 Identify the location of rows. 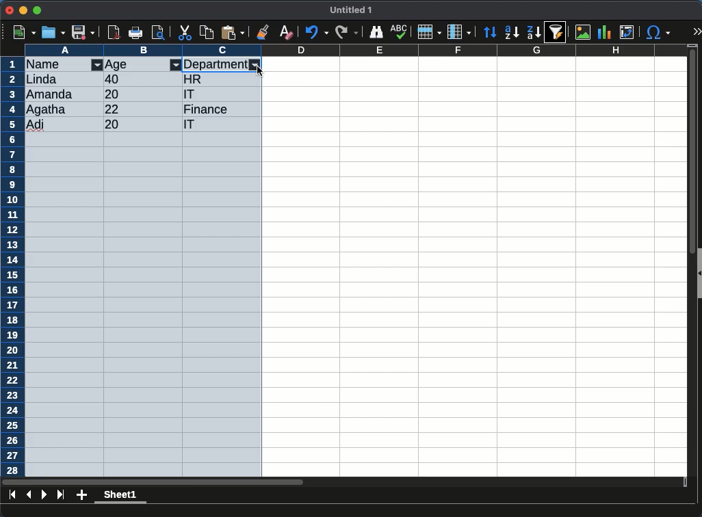
(428, 32).